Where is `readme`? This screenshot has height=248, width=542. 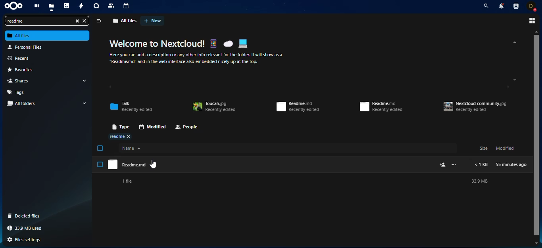
readme is located at coordinates (117, 137).